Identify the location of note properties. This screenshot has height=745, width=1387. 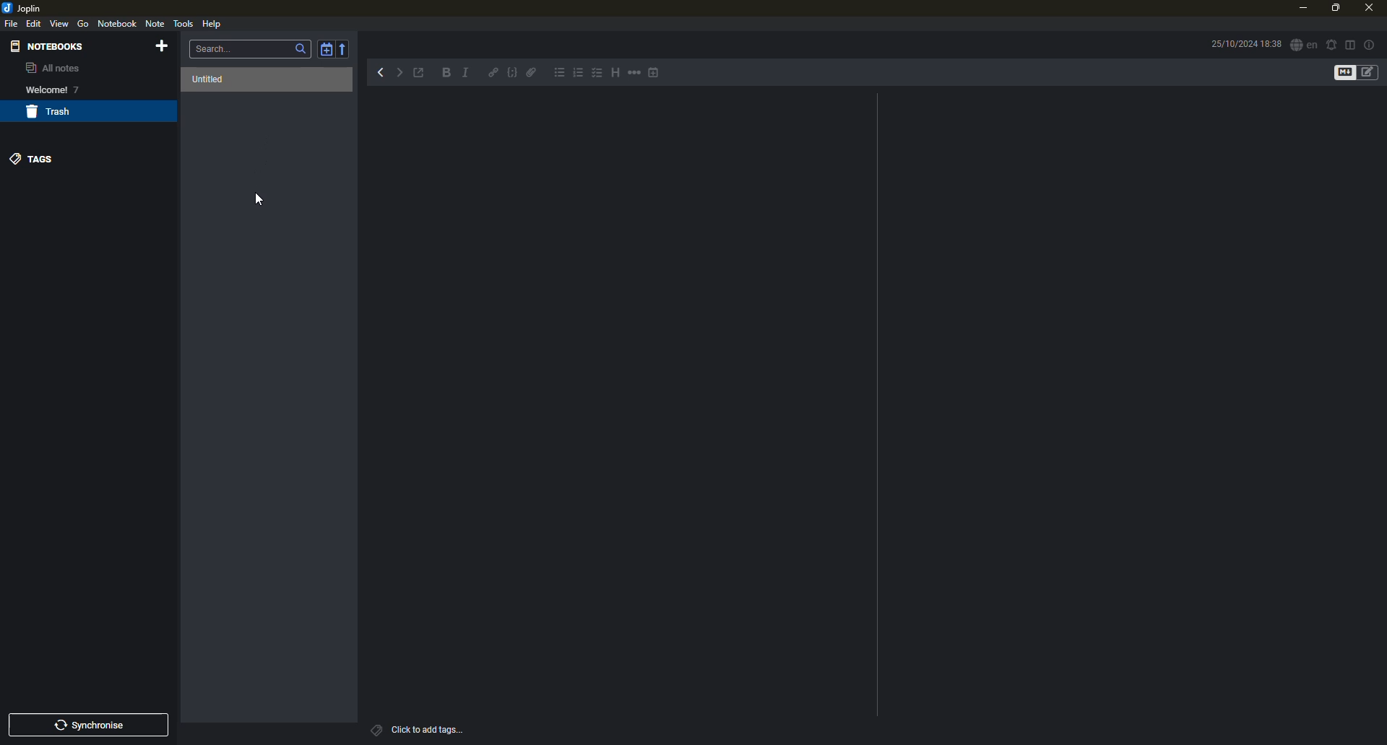
(1370, 44).